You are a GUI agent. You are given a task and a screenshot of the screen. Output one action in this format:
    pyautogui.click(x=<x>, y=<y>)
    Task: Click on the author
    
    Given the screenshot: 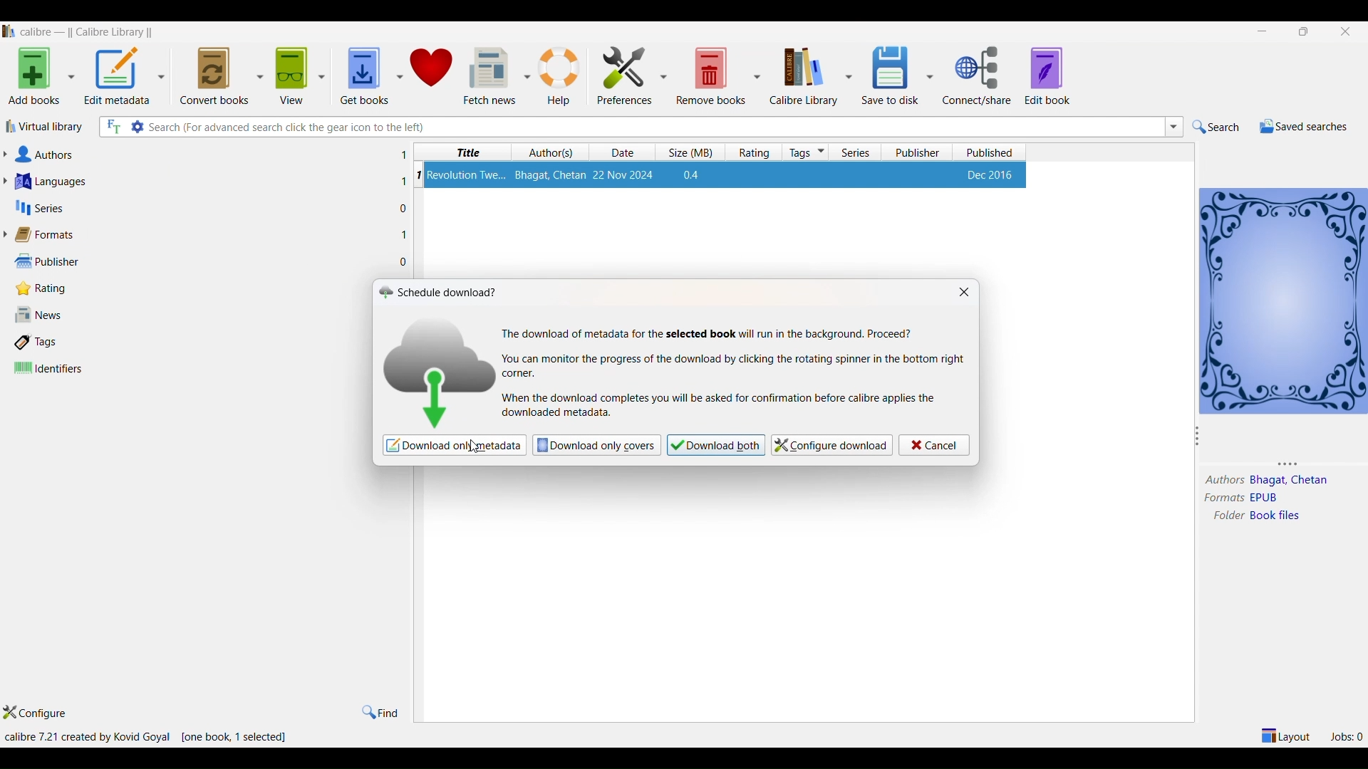 What is the action you would take?
    pyautogui.click(x=1221, y=479)
    